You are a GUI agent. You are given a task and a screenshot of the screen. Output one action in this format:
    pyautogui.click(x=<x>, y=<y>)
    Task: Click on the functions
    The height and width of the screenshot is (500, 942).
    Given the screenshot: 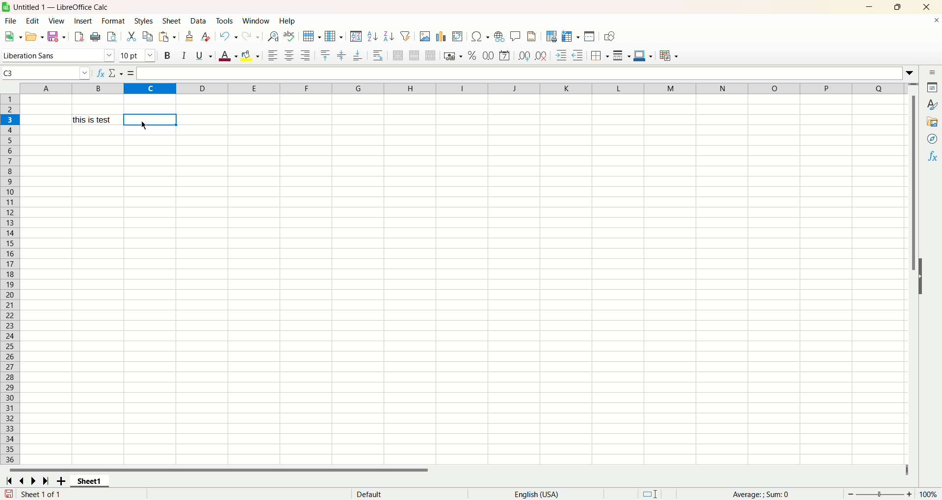 What is the action you would take?
    pyautogui.click(x=932, y=156)
    